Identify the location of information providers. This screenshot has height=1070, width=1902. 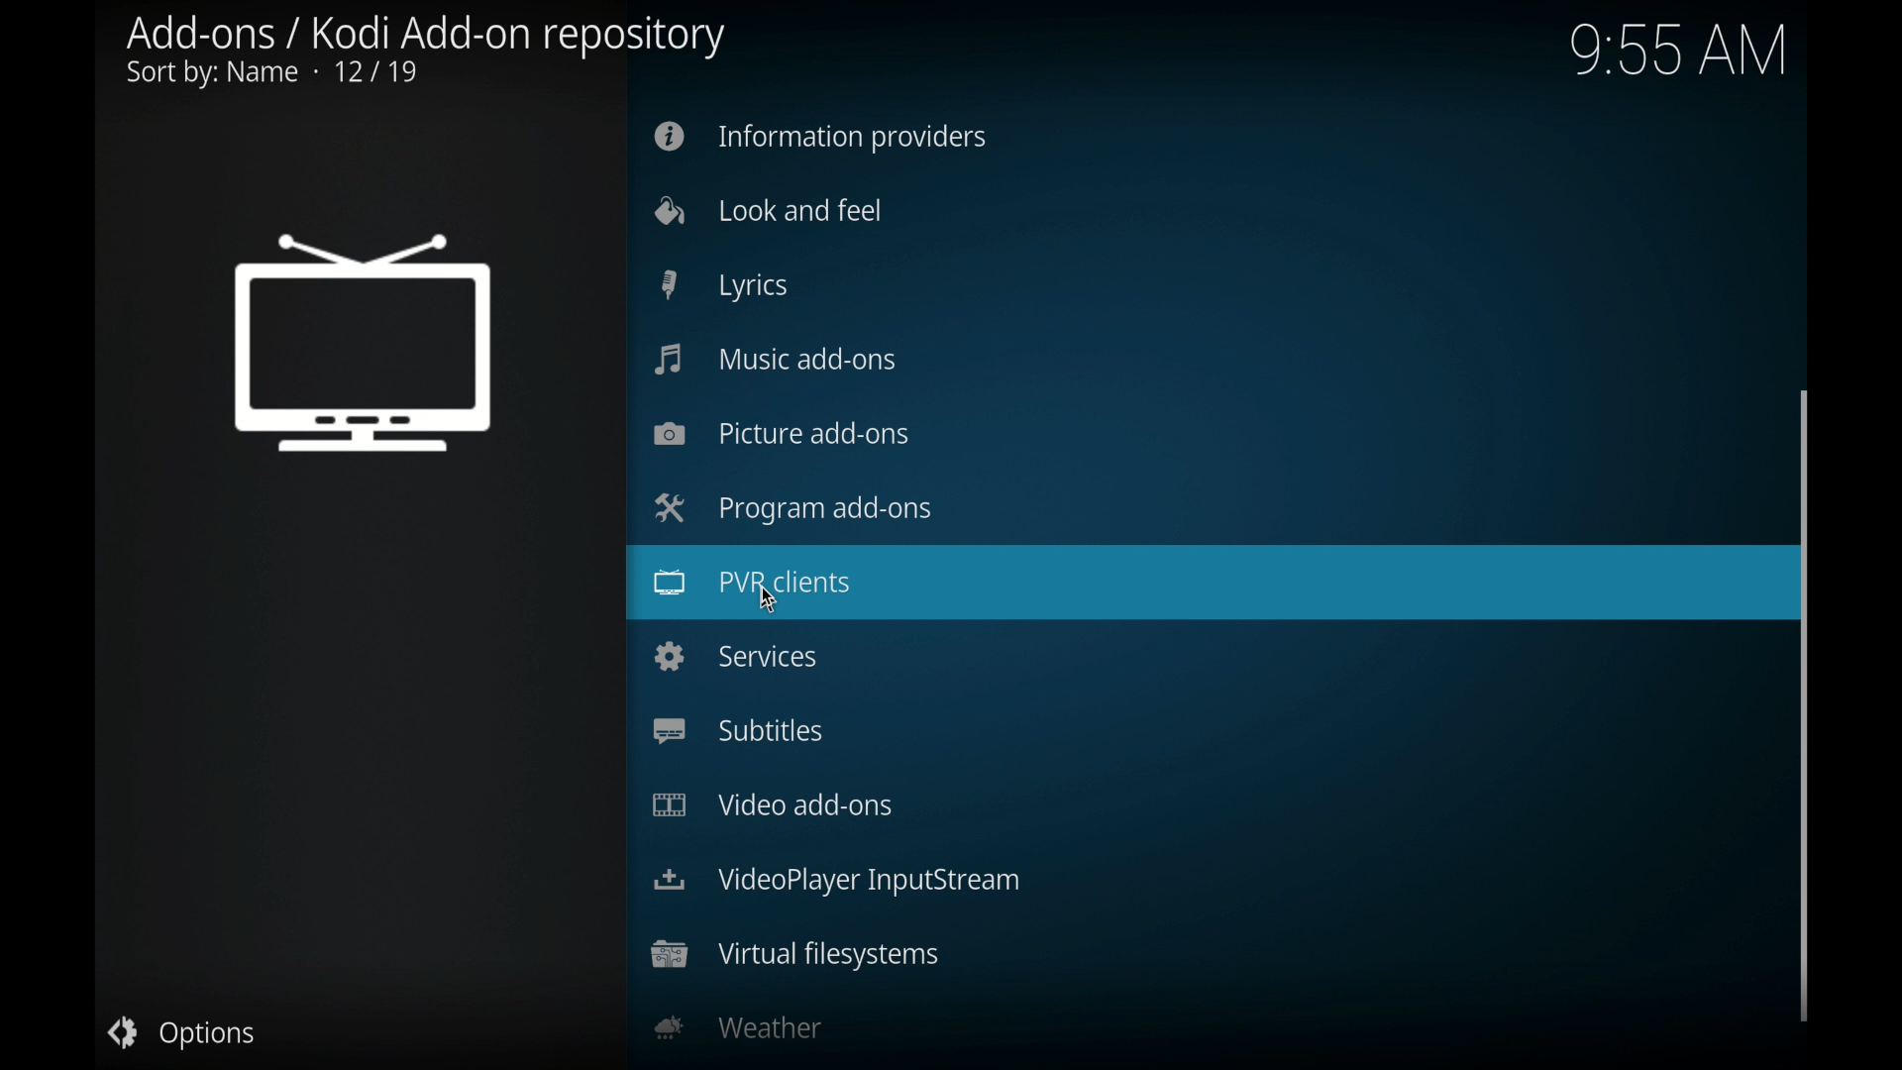
(818, 136).